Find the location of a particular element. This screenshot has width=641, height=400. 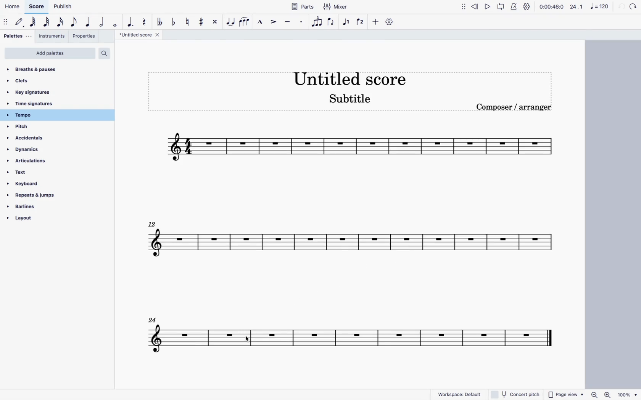

settings is located at coordinates (527, 7).